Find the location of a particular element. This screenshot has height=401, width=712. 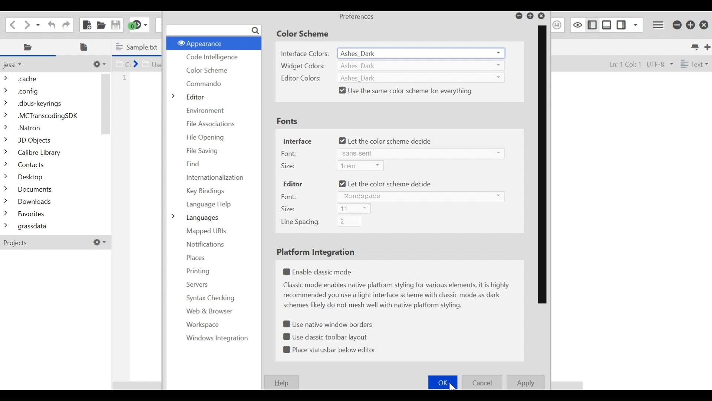

File Opening is located at coordinates (210, 136).